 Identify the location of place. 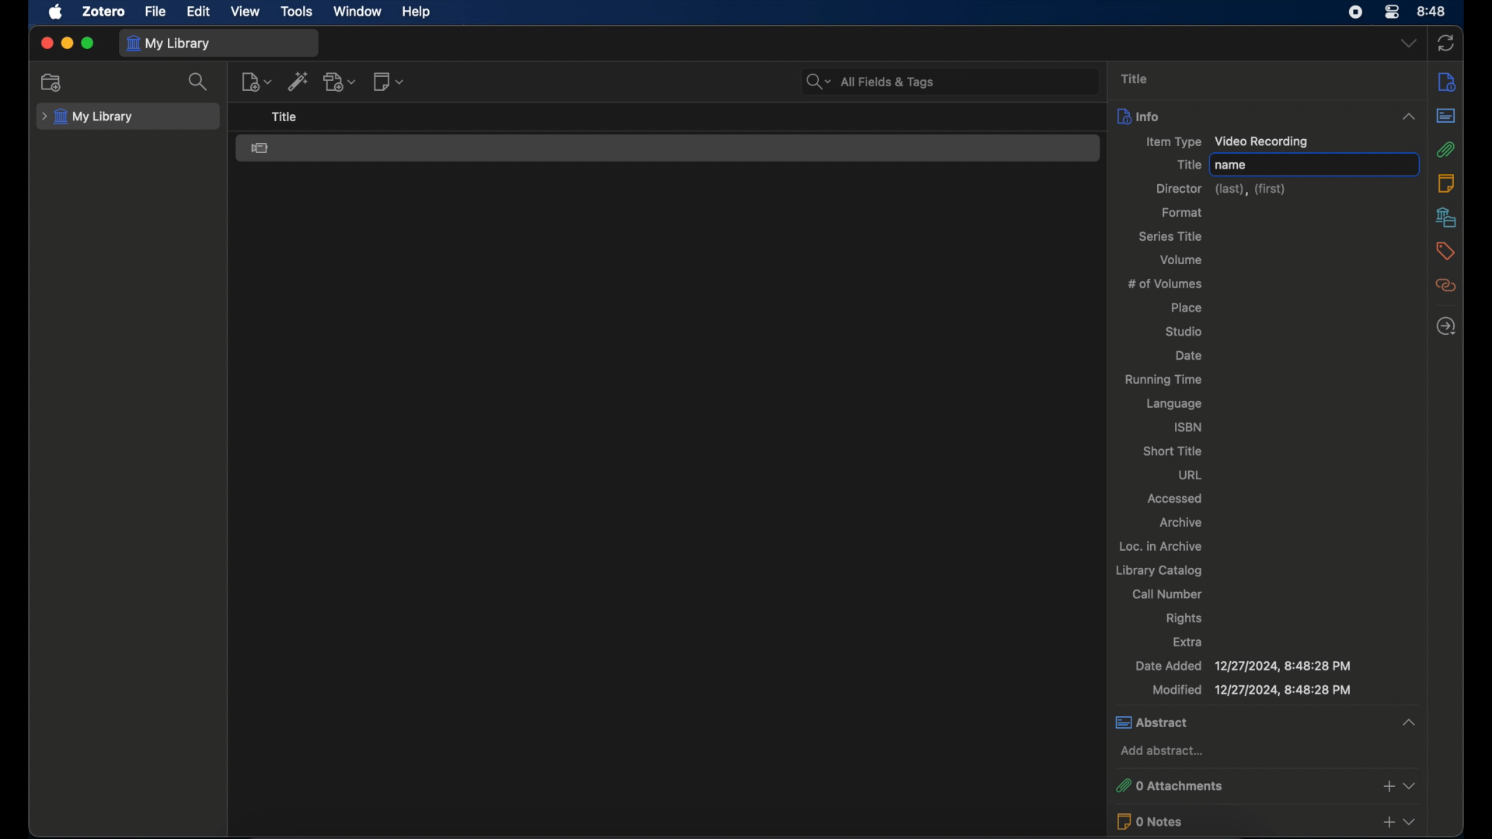
(1188, 308).